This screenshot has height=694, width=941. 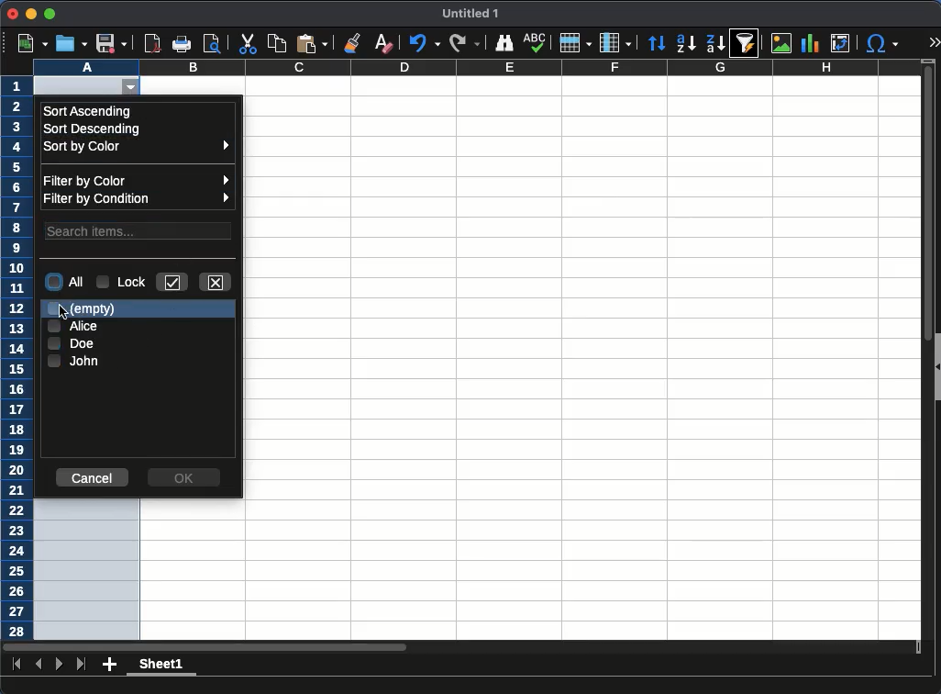 I want to click on empty, so click(x=84, y=310).